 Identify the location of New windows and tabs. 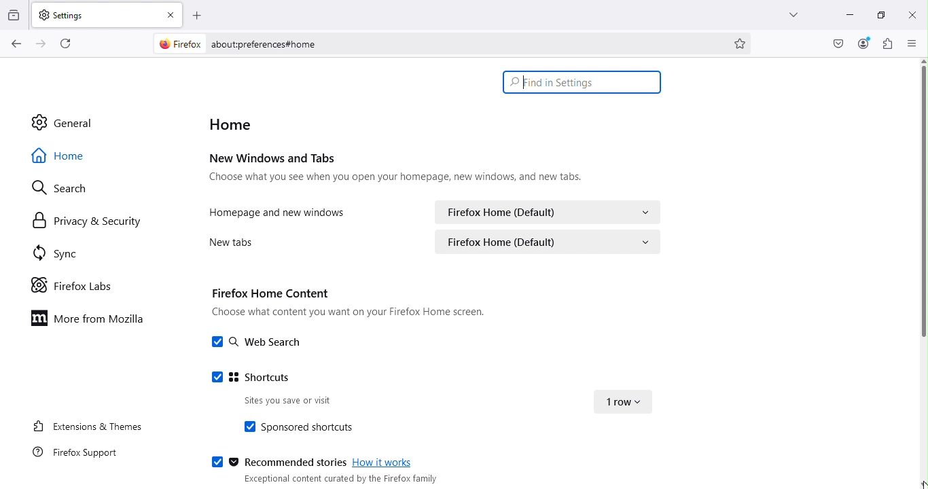
(399, 169).